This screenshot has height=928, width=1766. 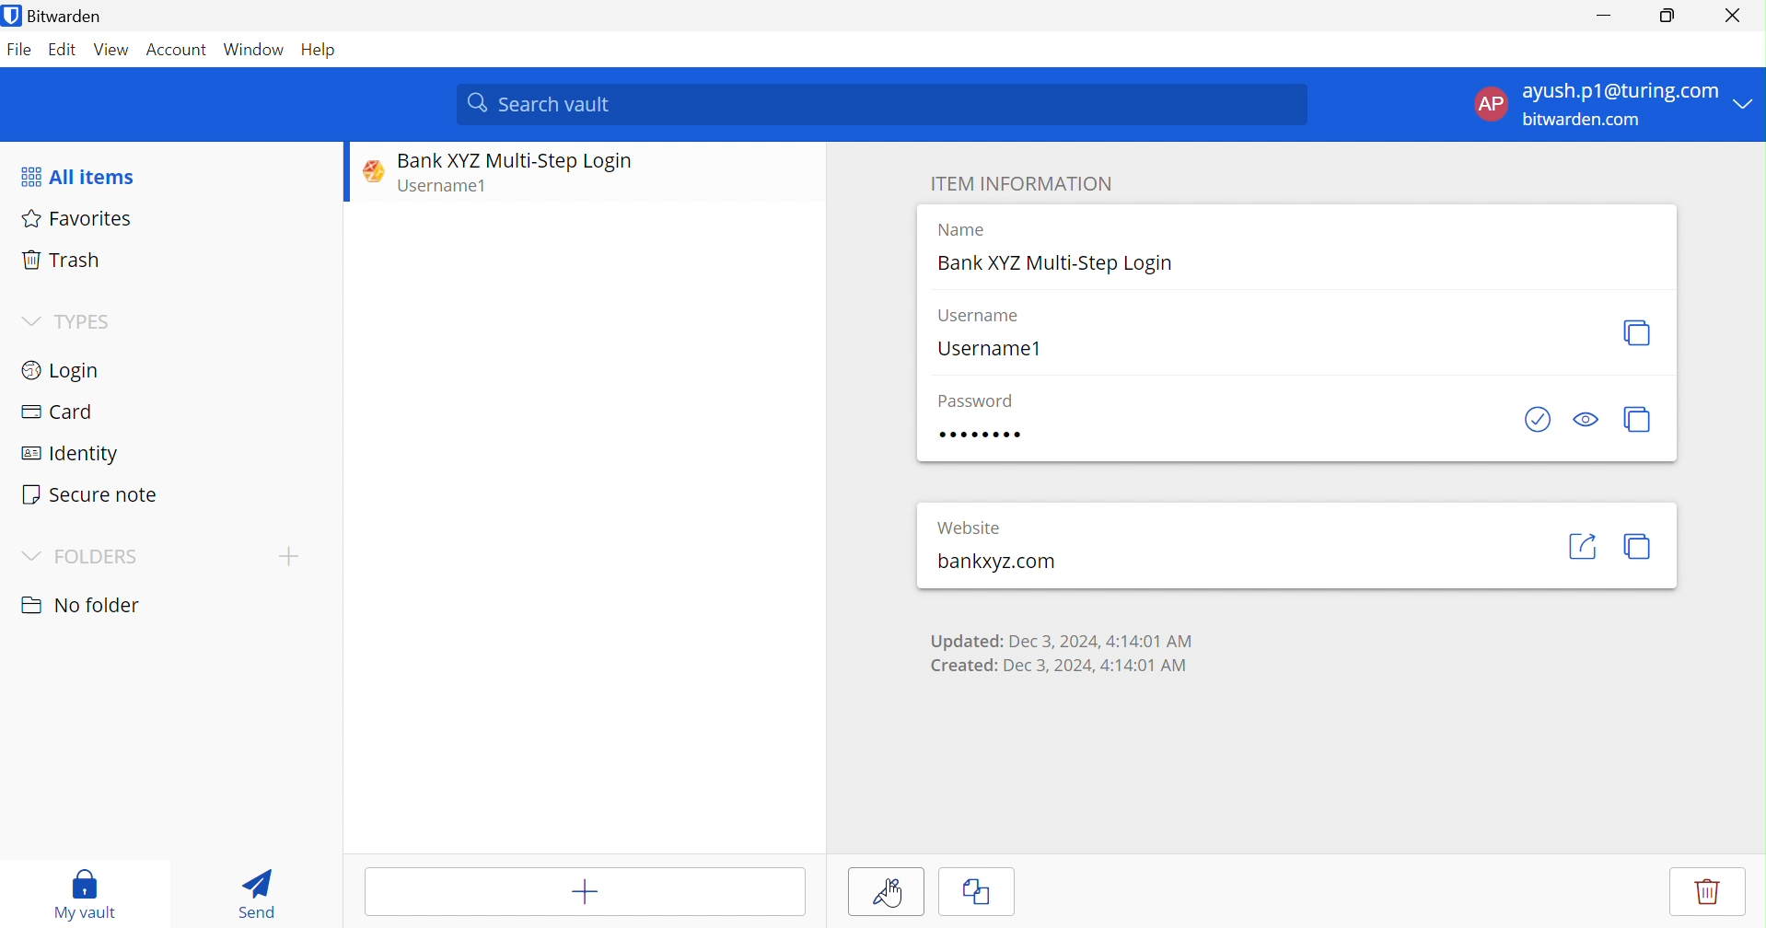 I want to click on Name, so click(x=961, y=232).